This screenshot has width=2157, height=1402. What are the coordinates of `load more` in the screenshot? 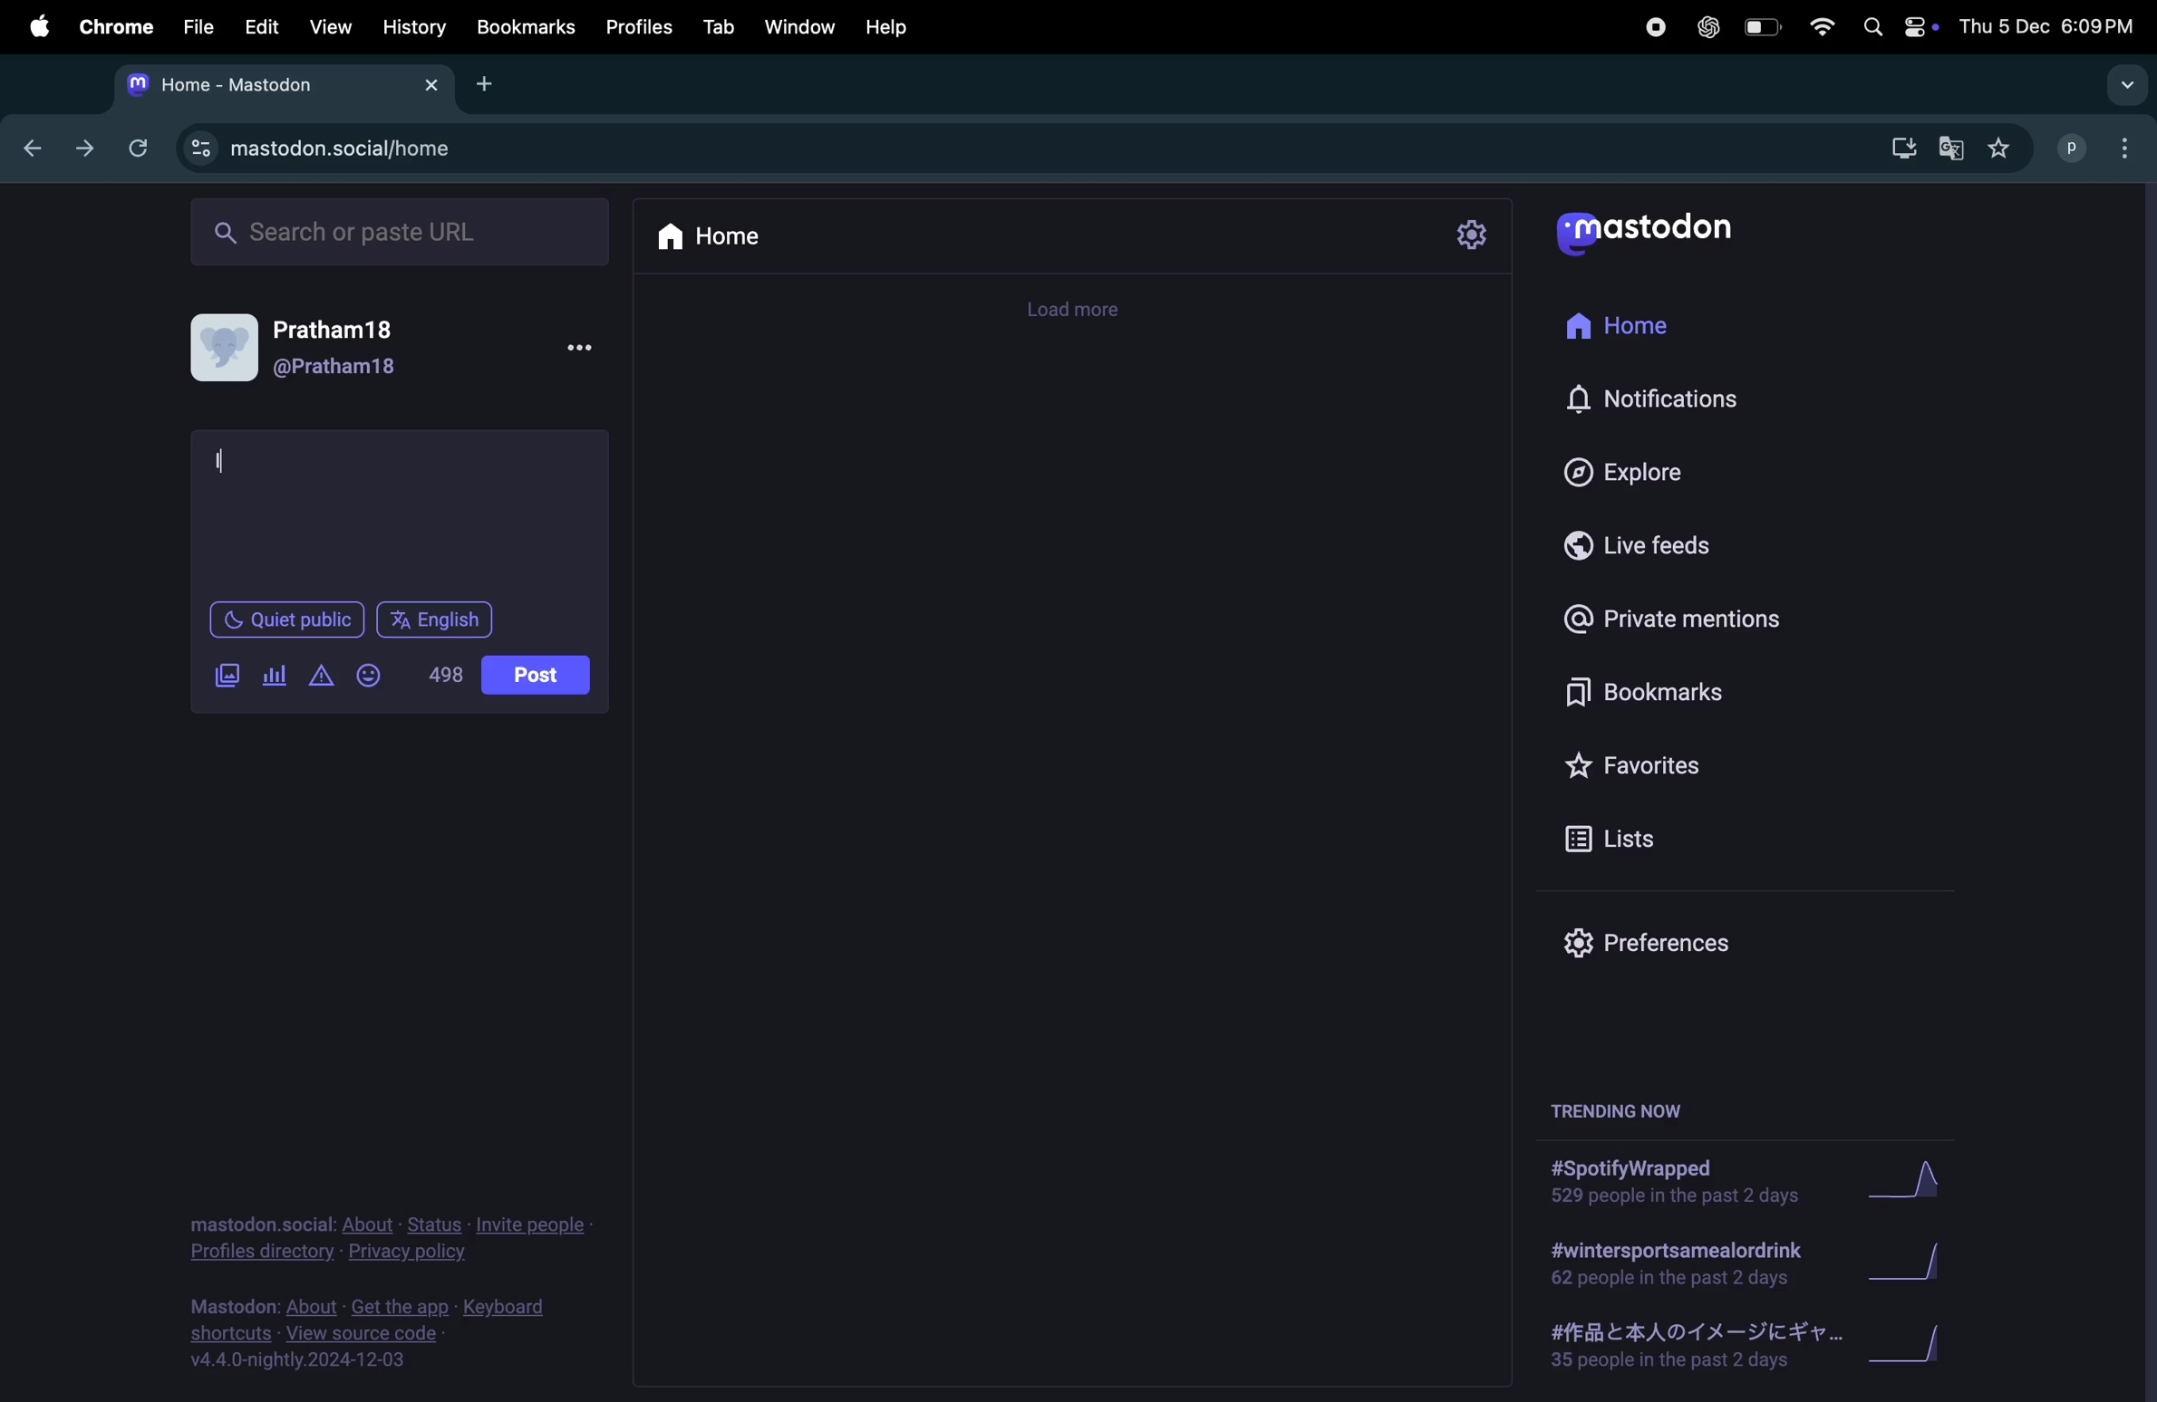 It's located at (1074, 309).